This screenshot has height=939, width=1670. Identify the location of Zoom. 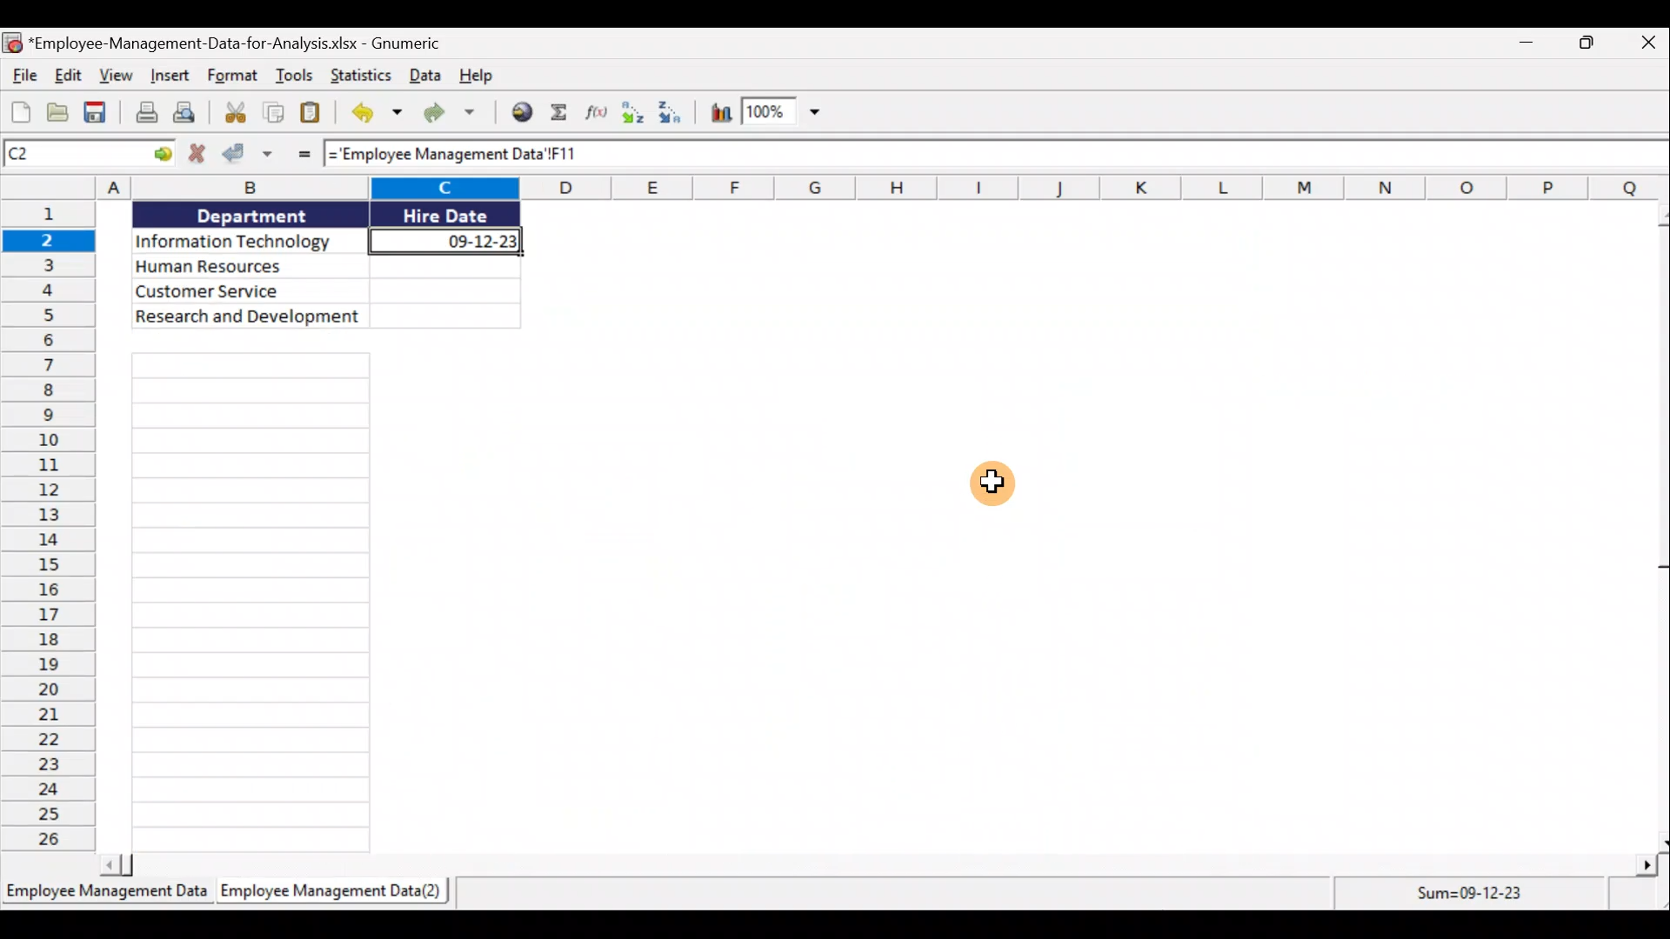
(785, 113).